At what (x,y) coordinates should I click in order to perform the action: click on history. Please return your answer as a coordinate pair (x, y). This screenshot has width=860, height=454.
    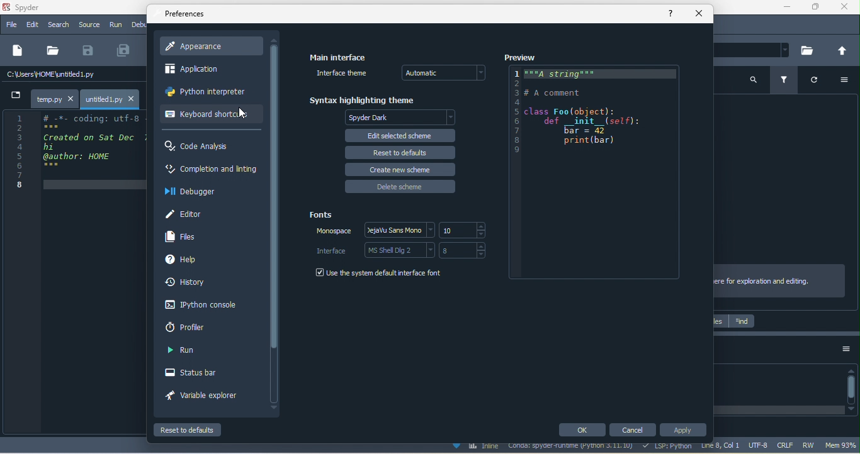
    Looking at the image, I should click on (190, 284).